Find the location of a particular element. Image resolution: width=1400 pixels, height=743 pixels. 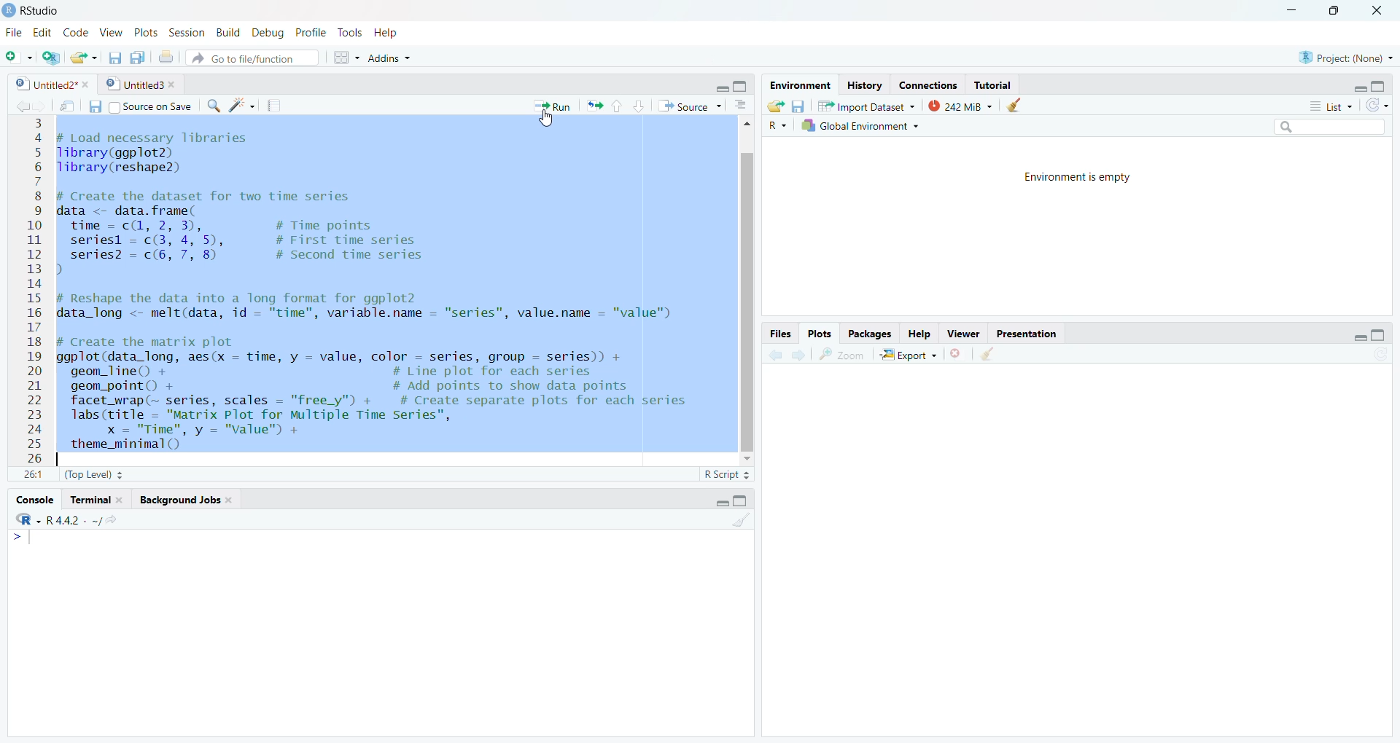

Terminal is located at coordinates (96, 500).